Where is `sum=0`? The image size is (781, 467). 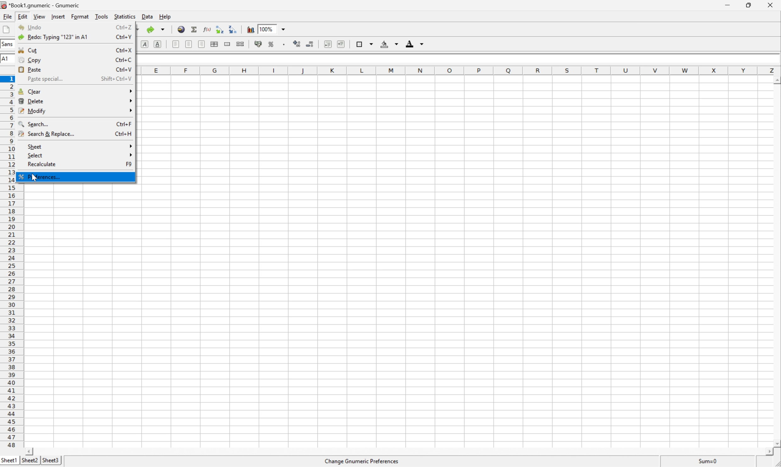 sum=0 is located at coordinates (710, 462).